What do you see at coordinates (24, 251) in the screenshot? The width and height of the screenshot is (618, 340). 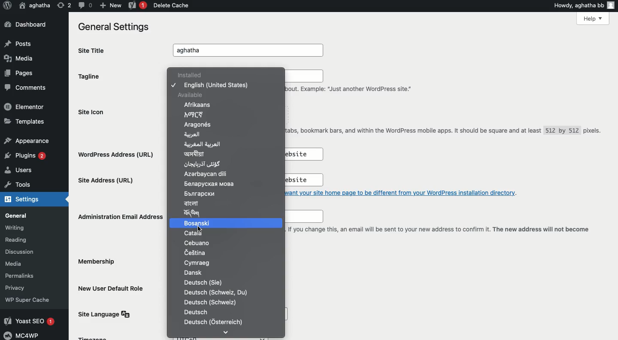 I see `Discussion` at bounding box center [24, 251].